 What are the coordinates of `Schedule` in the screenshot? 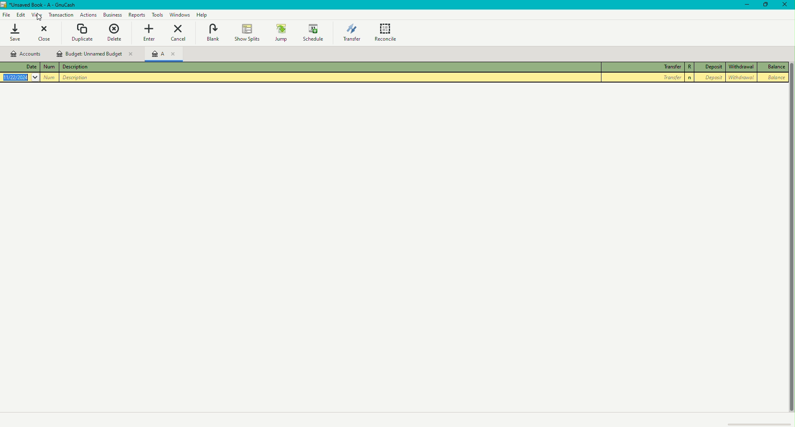 It's located at (314, 32).